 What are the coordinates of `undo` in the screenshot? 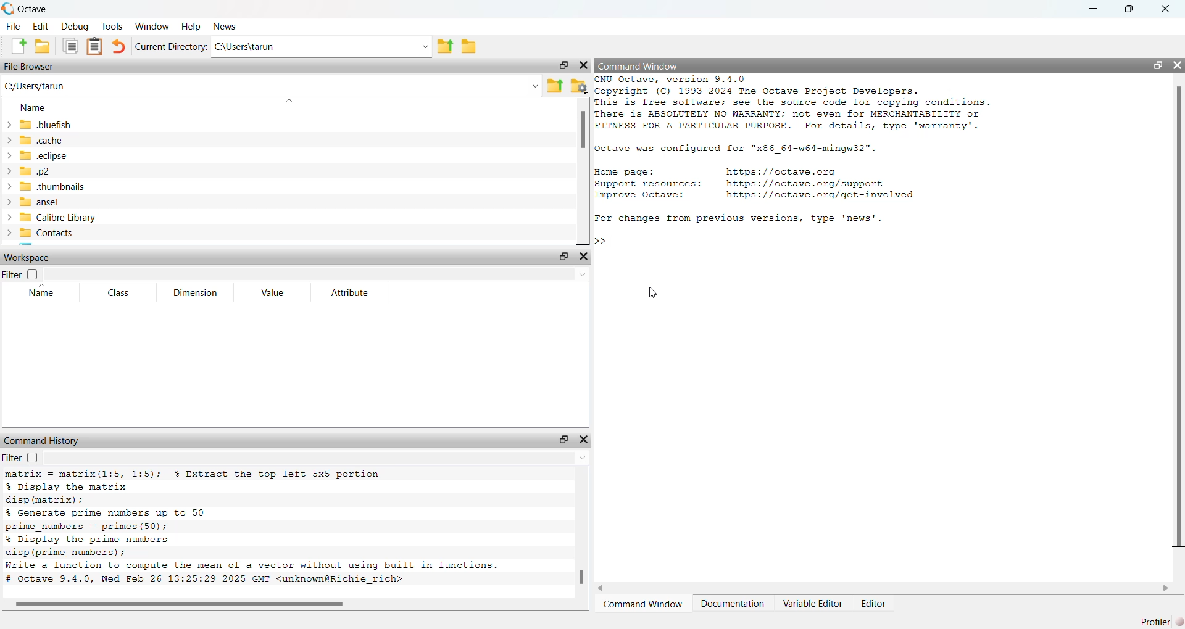 It's located at (120, 47).